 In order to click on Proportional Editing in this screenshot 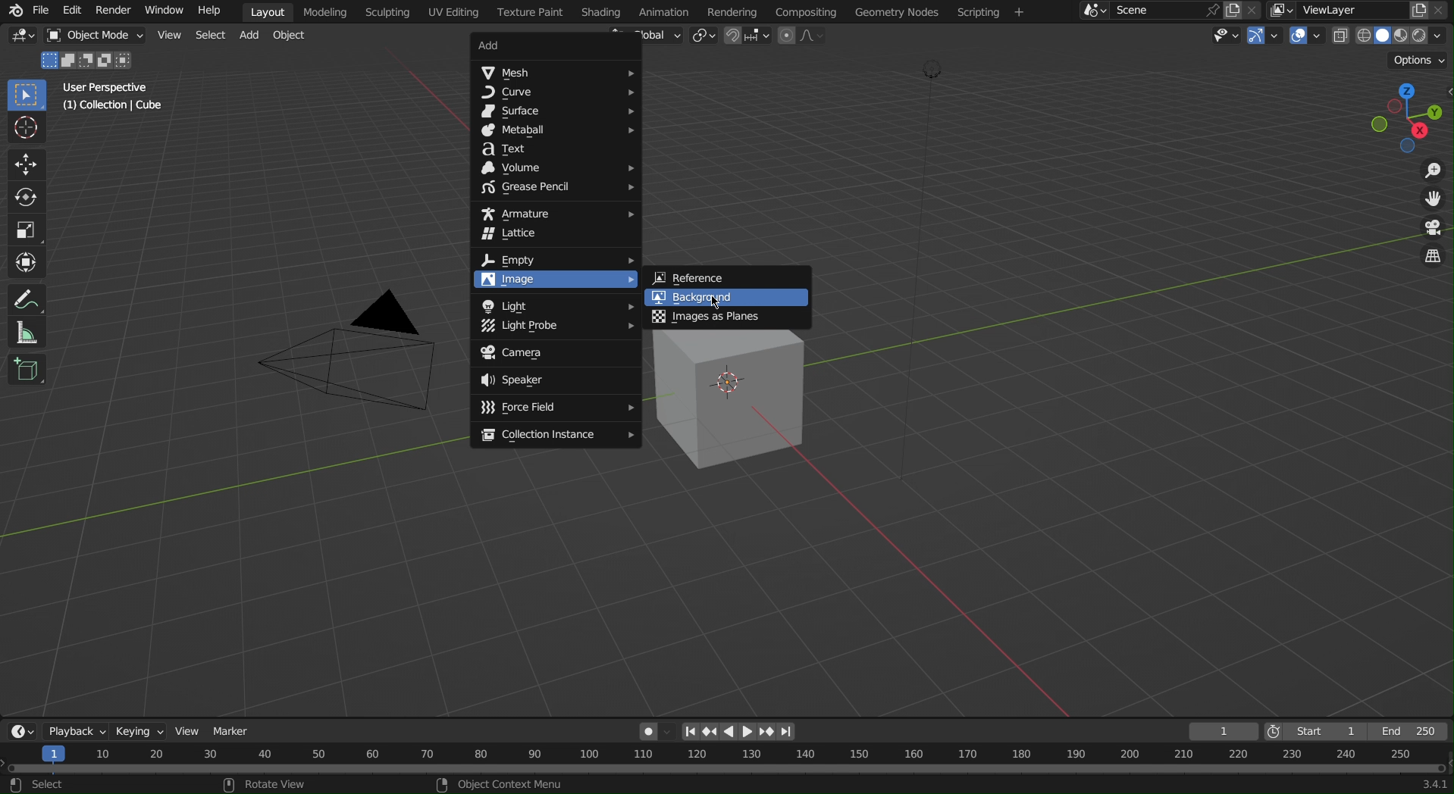, I will do `click(807, 36)`.